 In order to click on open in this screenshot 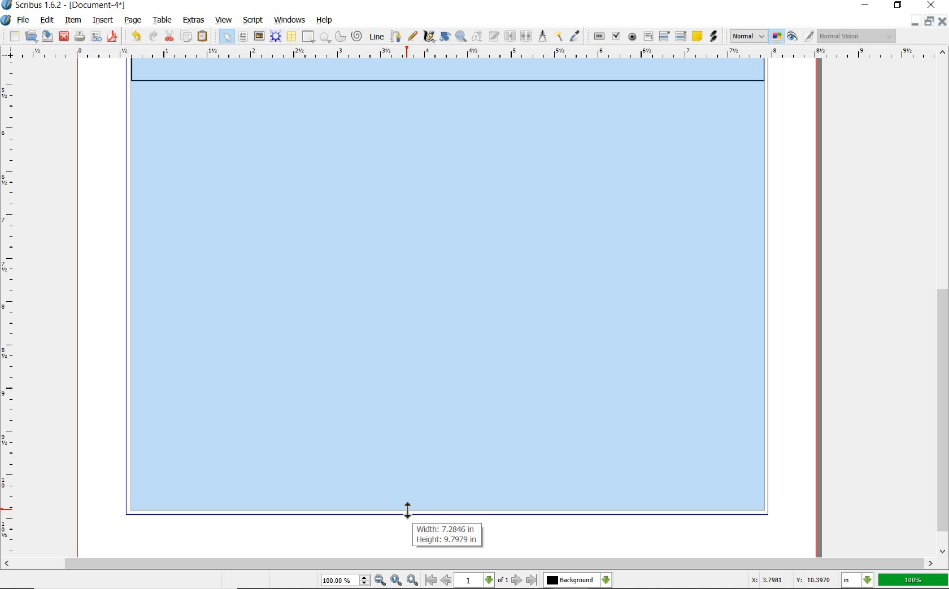, I will do `click(32, 37)`.